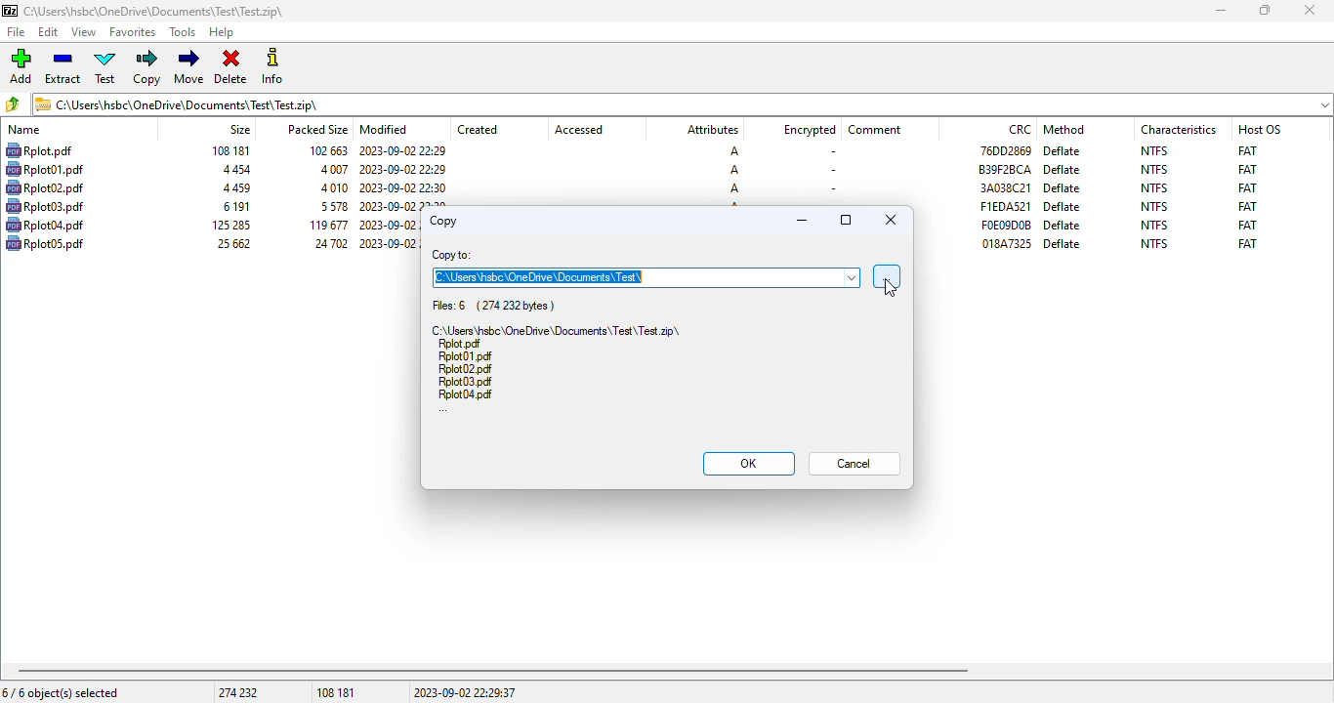 The image size is (1334, 703). I want to click on -, so click(830, 187).